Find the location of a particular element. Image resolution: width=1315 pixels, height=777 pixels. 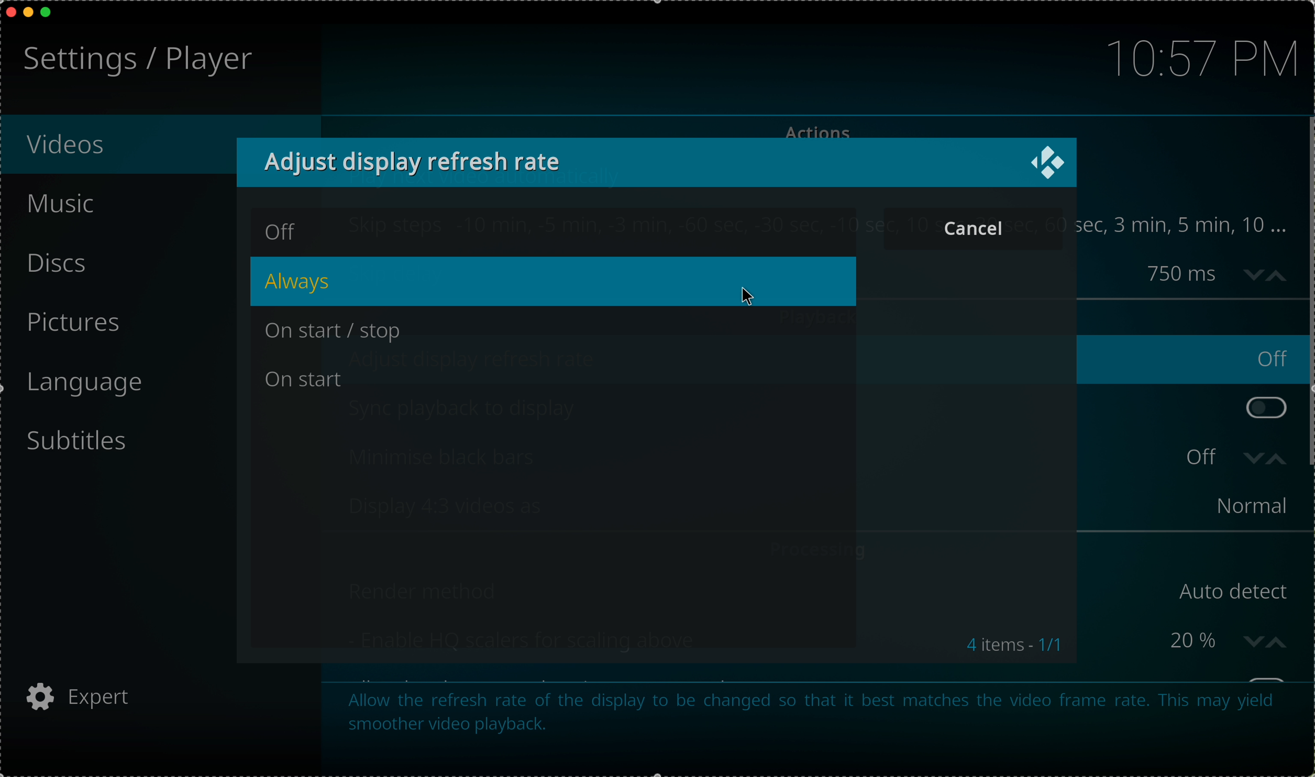

Settings/player is located at coordinates (134, 61).